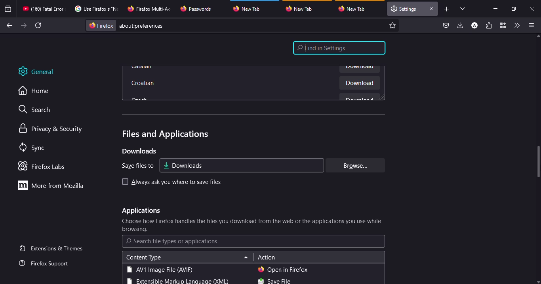 Image resolution: width=541 pixels, height=284 pixels. What do you see at coordinates (502, 26) in the screenshot?
I see `container` at bounding box center [502, 26].